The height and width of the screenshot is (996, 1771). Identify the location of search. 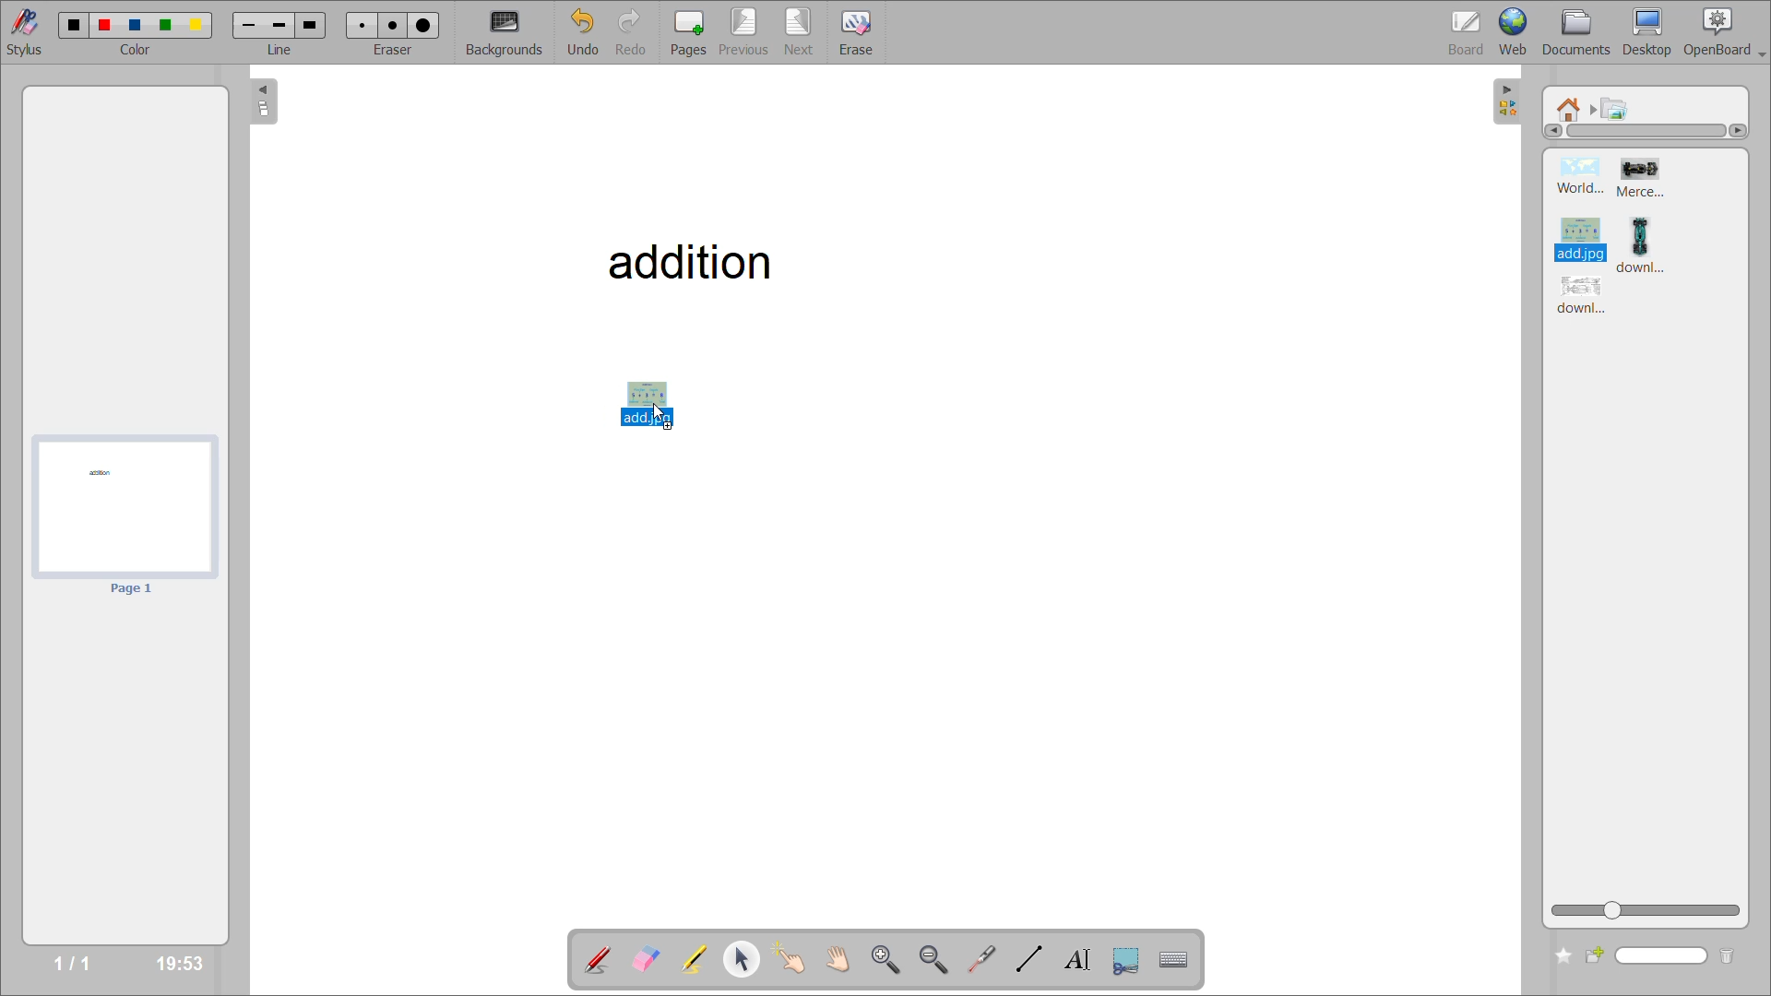
(1648, 957).